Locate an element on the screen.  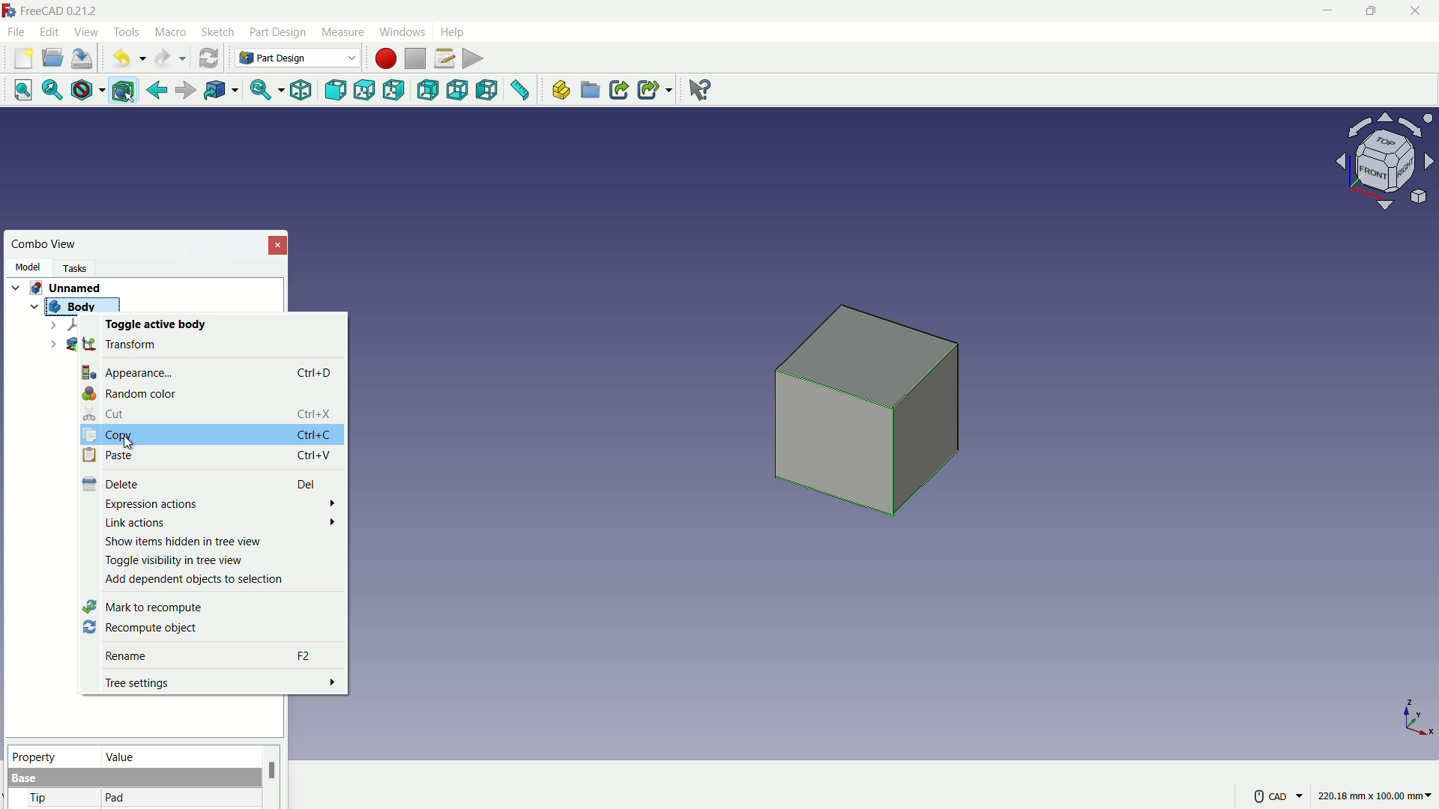
sync view is located at coordinates (260, 91).